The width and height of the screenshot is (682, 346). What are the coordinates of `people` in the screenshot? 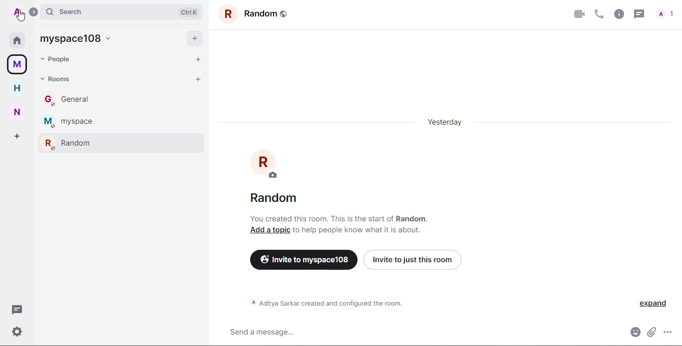 It's located at (58, 60).